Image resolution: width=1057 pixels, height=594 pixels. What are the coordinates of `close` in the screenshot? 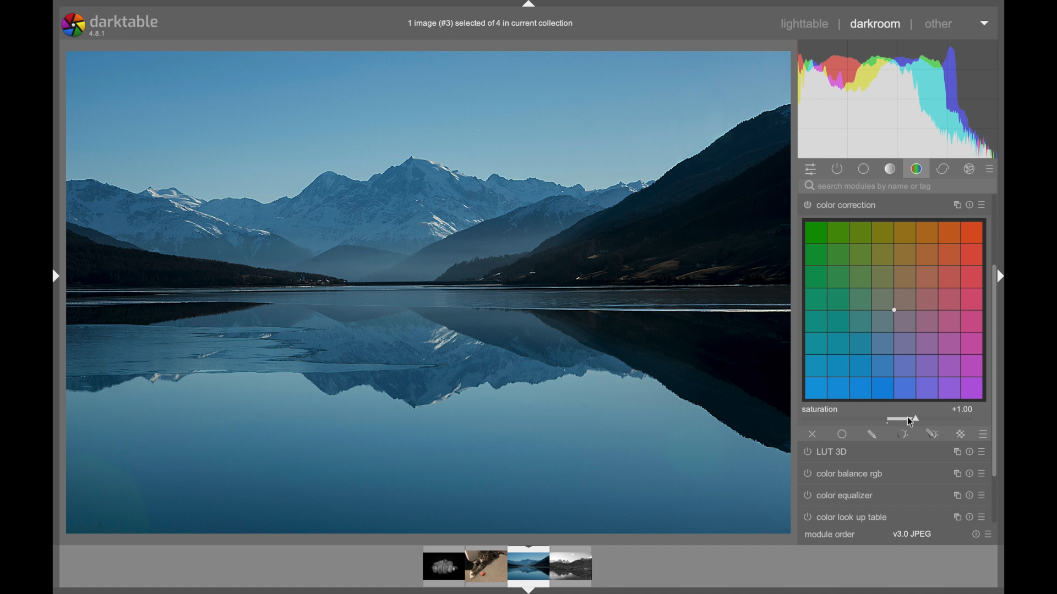 It's located at (812, 434).